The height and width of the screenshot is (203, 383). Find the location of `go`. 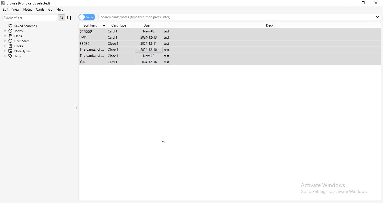

go is located at coordinates (50, 9).